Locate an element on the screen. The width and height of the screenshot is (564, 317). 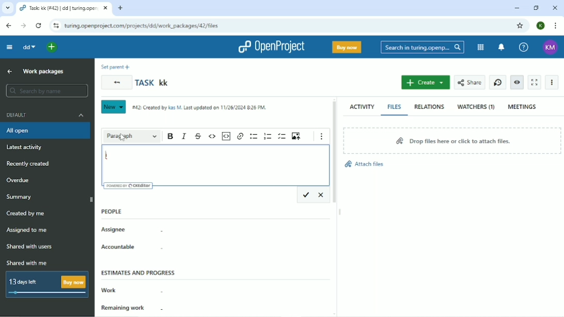
Accountable is located at coordinates (129, 248).